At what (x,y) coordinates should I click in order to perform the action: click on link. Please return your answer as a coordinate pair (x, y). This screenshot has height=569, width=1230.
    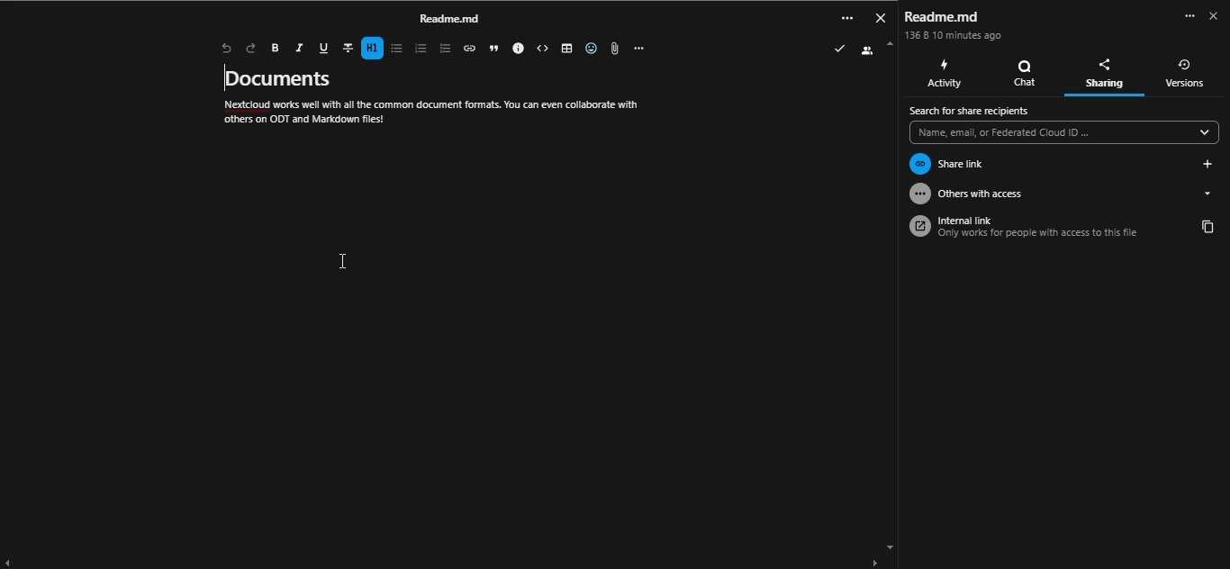
    Looking at the image, I should click on (469, 48).